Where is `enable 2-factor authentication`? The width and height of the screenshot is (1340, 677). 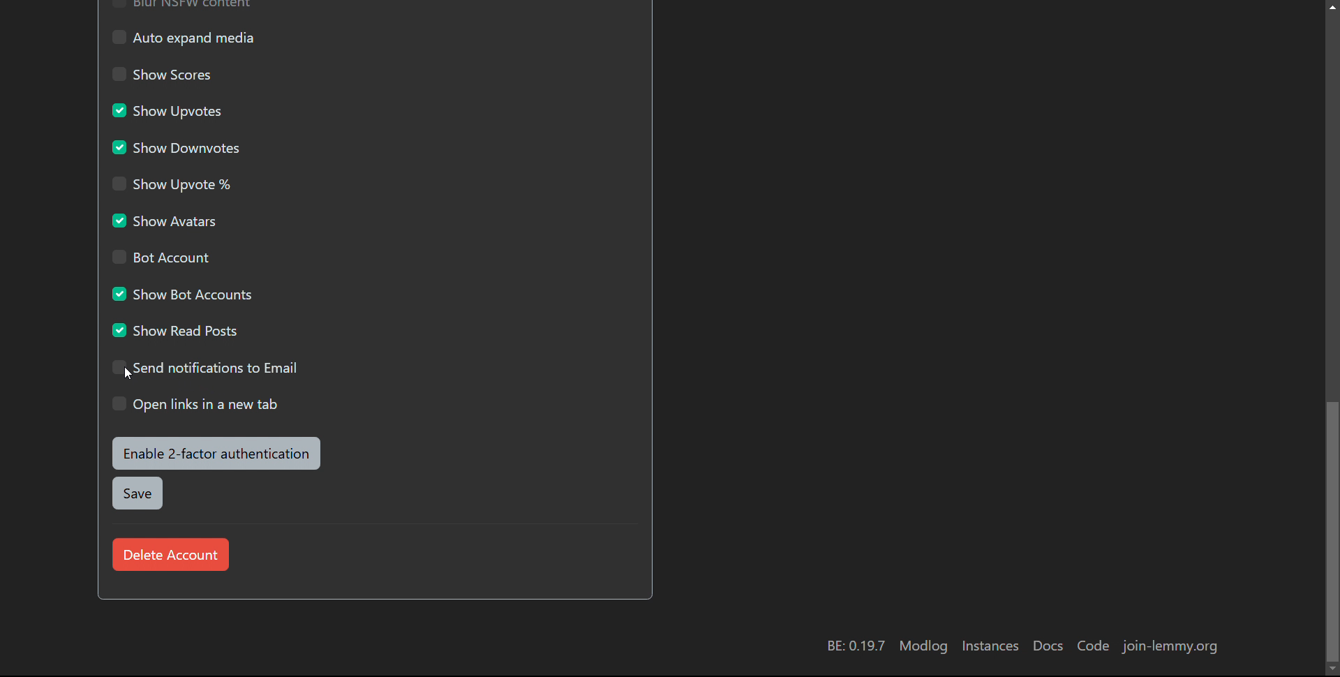 enable 2-factor authentication is located at coordinates (217, 453).